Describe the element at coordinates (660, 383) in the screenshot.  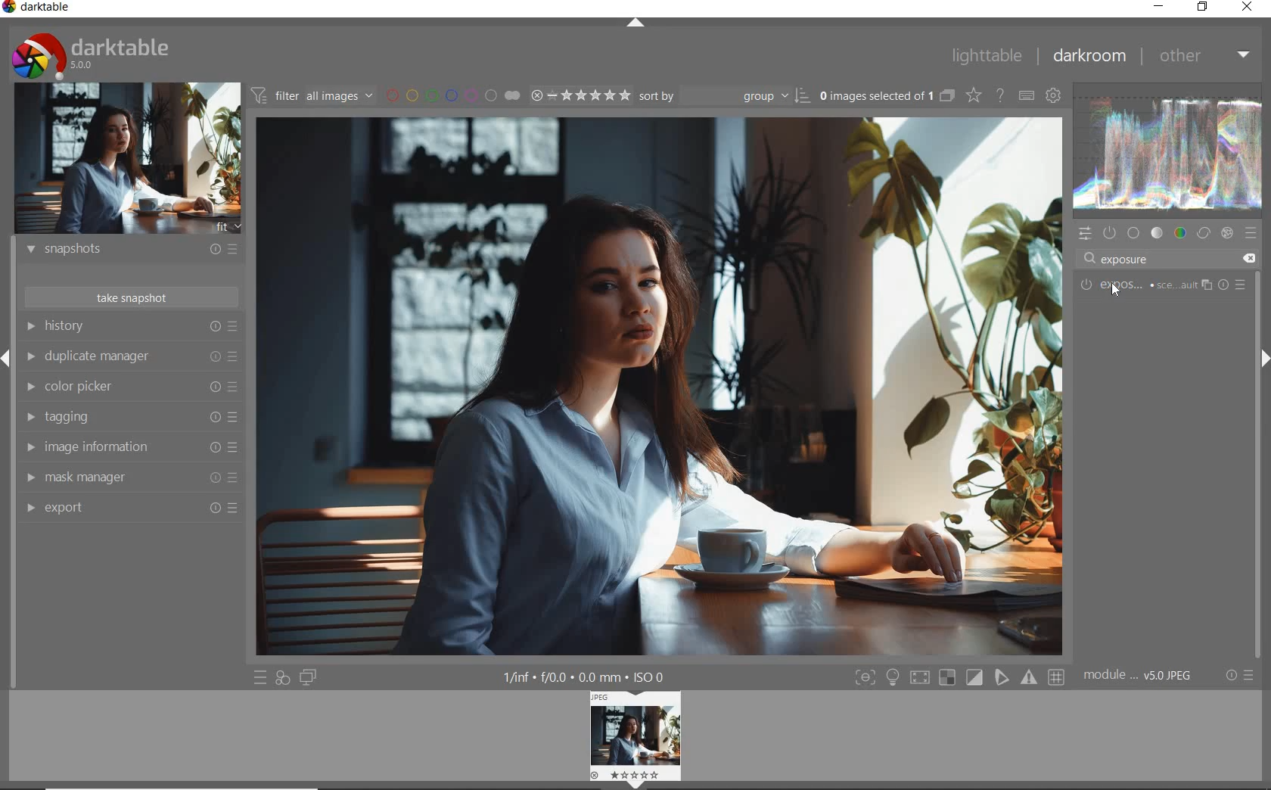
I see `selected image` at that location.